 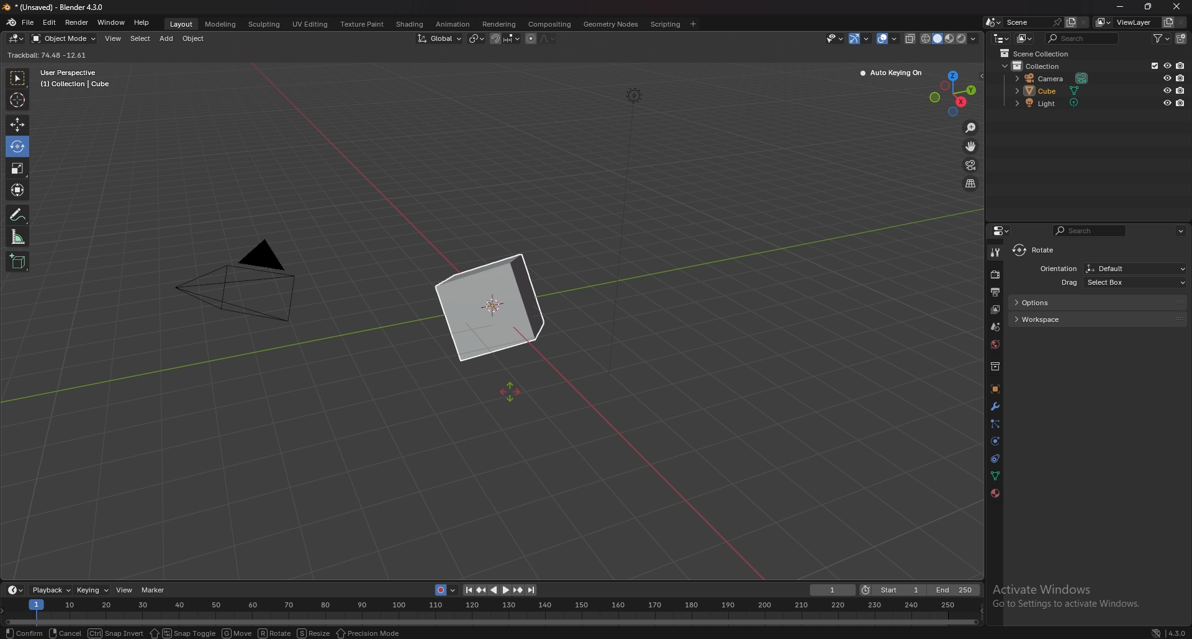 What do you see at coordinates (484, 589) in the screenshot?
I see `jump to keyframe` at bounding box center [484, 589].